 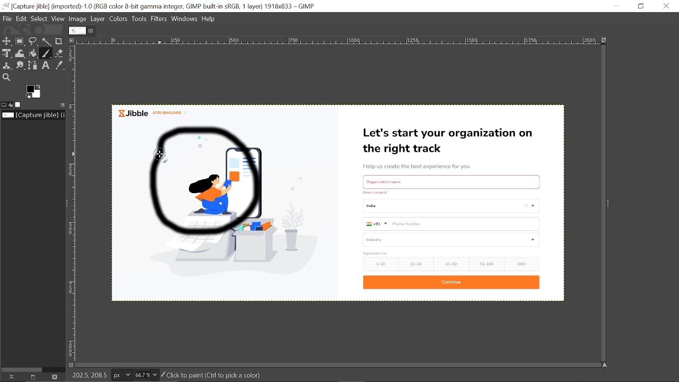 What do you see at coordinates (160, 158) in the screenshot?
I see `paintbrush tool selected ` at bounding box center [160, 158].